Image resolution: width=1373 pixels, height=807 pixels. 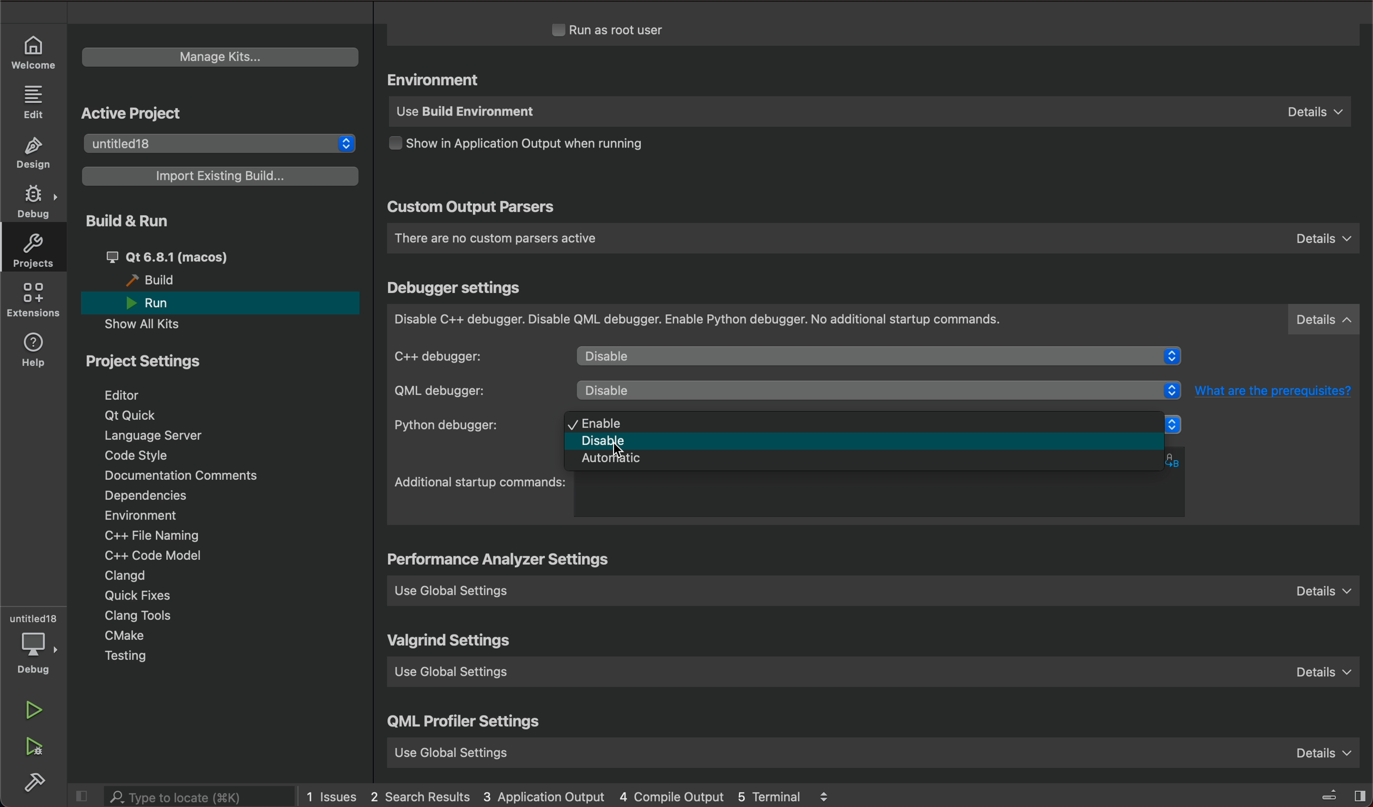 What do you see at coordinates (871, 444) in the screenshot?
I see `disabled` at bounding box center [871, 444].